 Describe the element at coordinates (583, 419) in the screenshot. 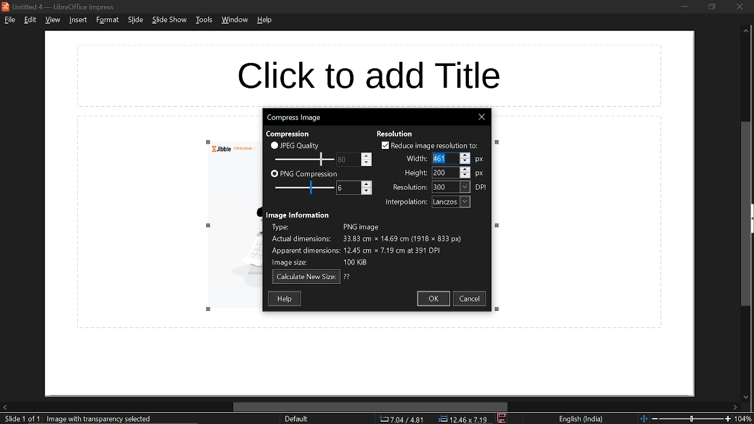

I see `language` at that location.